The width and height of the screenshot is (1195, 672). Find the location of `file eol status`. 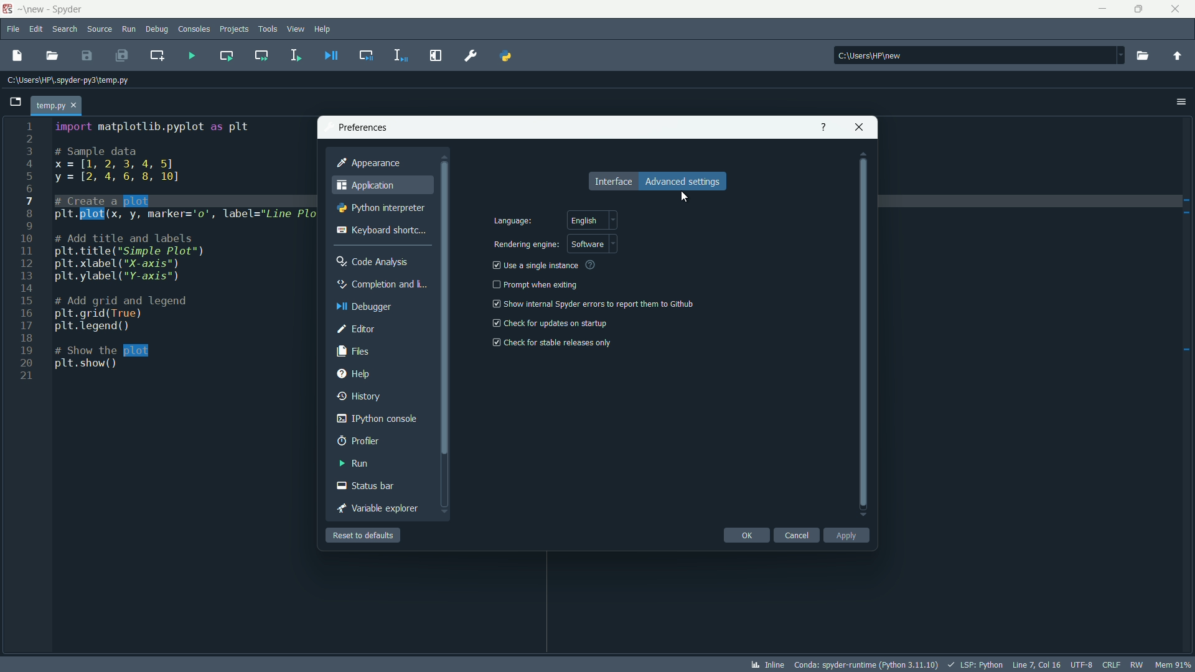

file eol status is located at coordinates (1112, 665).